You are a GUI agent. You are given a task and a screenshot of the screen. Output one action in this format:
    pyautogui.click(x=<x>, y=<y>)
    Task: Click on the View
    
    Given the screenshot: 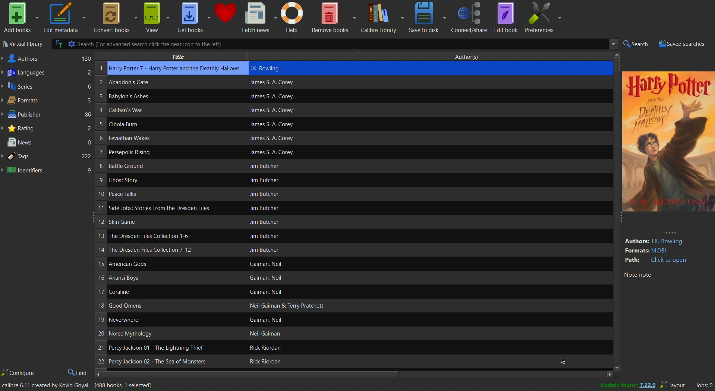 What is the action you would take?
    pyautogui.click(x=157, y=17)
    